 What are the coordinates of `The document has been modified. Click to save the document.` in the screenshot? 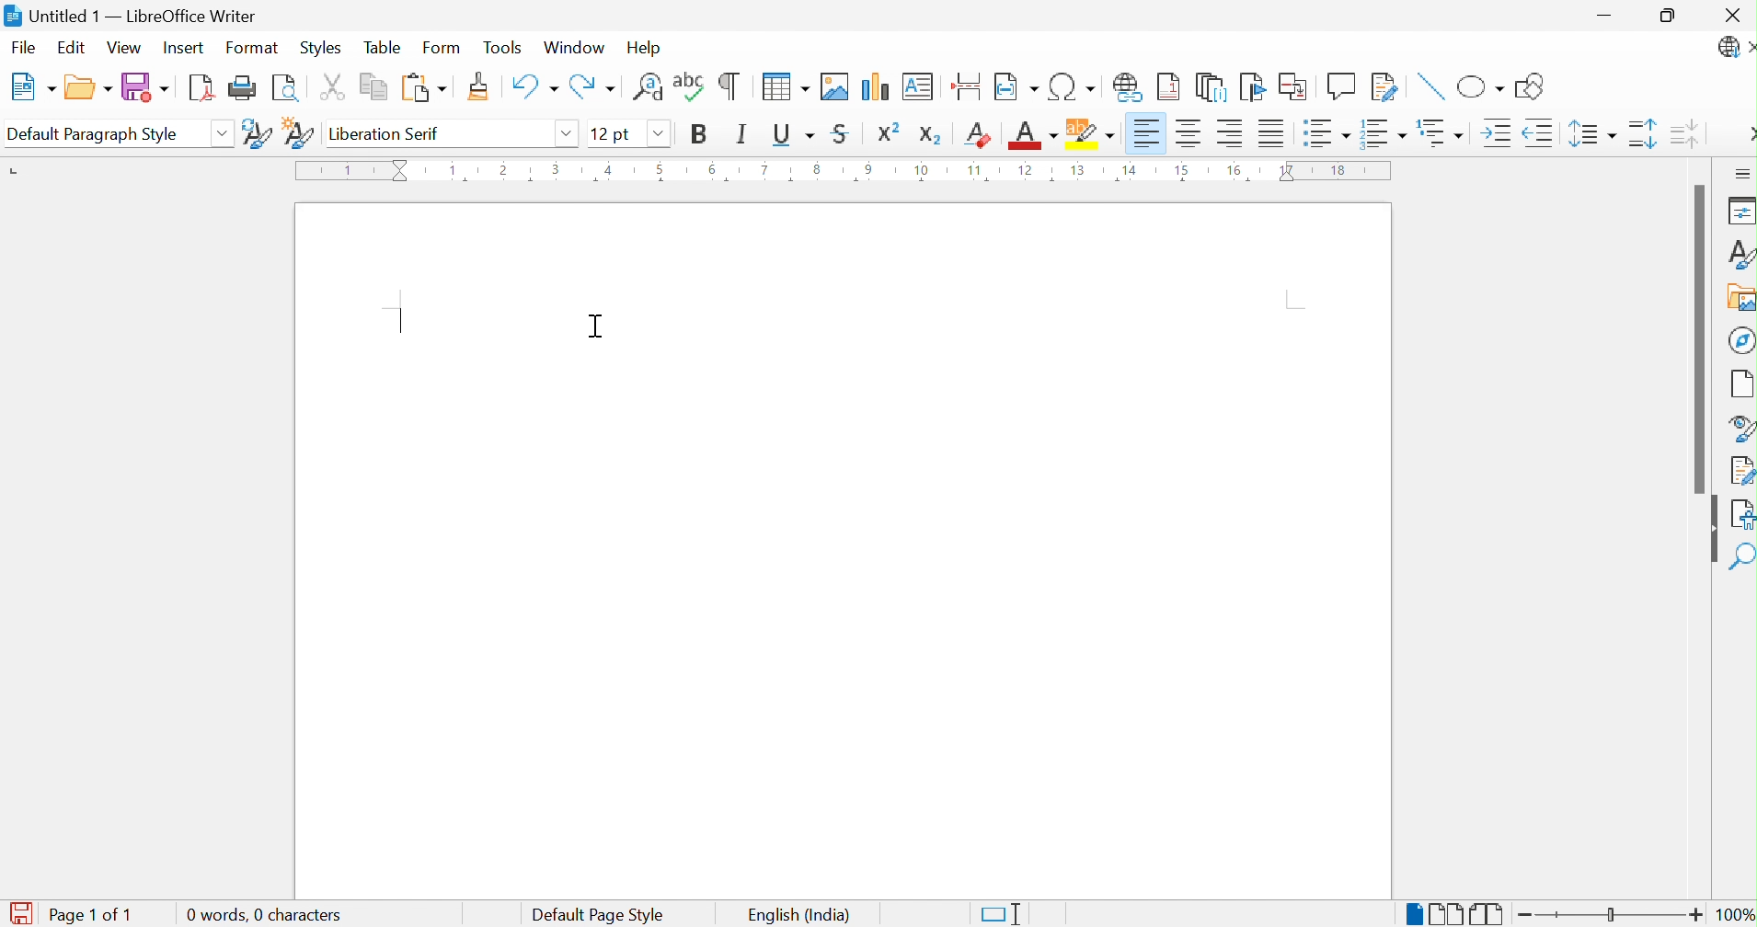 It's located at (19, 912).